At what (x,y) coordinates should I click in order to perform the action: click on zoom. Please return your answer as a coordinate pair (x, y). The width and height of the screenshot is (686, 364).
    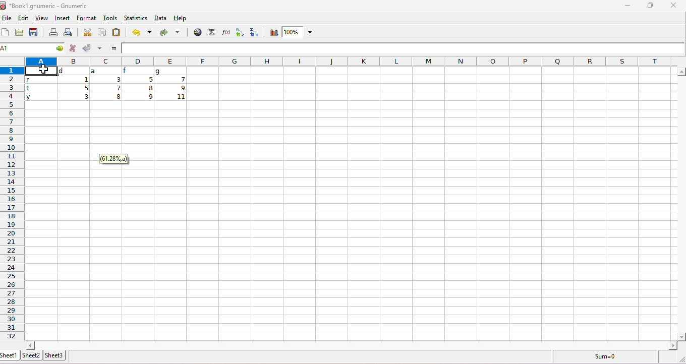
    Looking at the image, I should click on (299, 32).